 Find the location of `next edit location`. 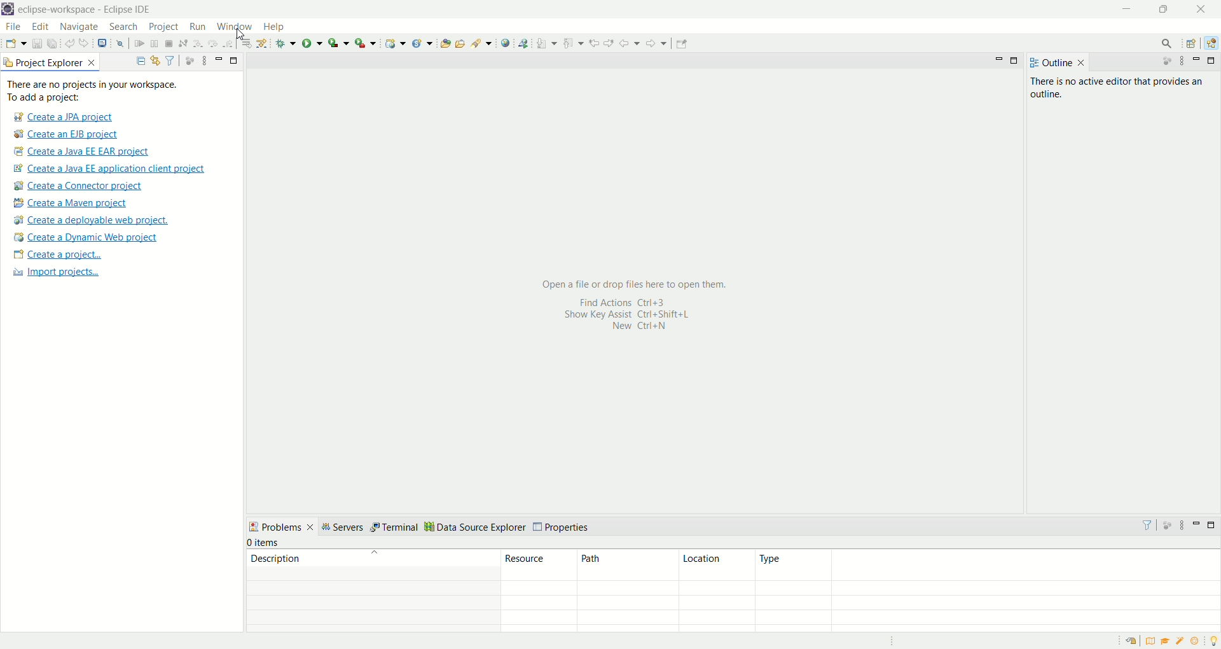

next edit location is located at coordinates (610, 42).